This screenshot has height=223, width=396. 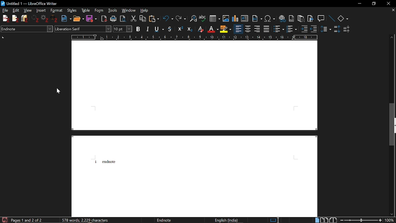 What do you see at coordinates (66, 19) in the screenshot?
I see `New` at bounding box center [66, 19].